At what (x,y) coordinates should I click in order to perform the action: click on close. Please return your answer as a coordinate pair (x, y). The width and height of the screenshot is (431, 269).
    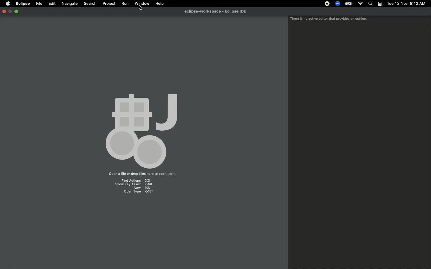
    Looking at the image, I should click on (4, 12).